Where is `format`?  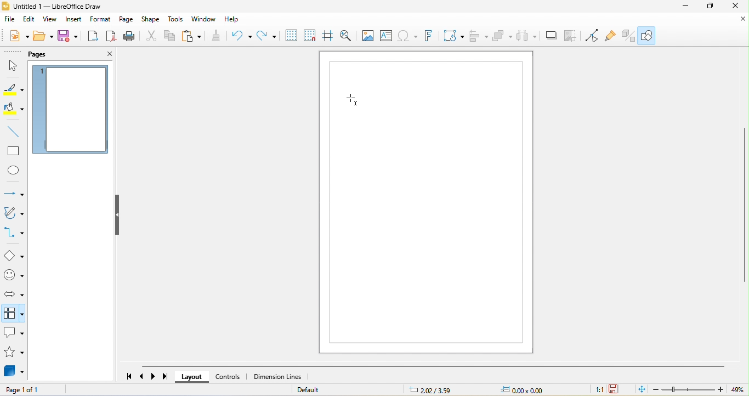
format is located at coordinates (102, 20).